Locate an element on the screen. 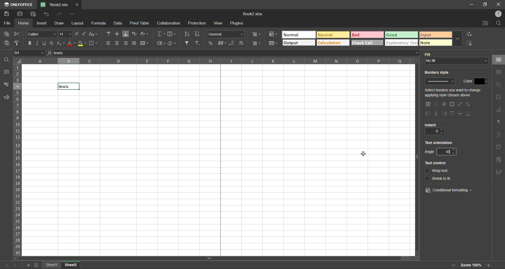 The image size is (505, 269). increase angle is located at coordinates (454, 150).